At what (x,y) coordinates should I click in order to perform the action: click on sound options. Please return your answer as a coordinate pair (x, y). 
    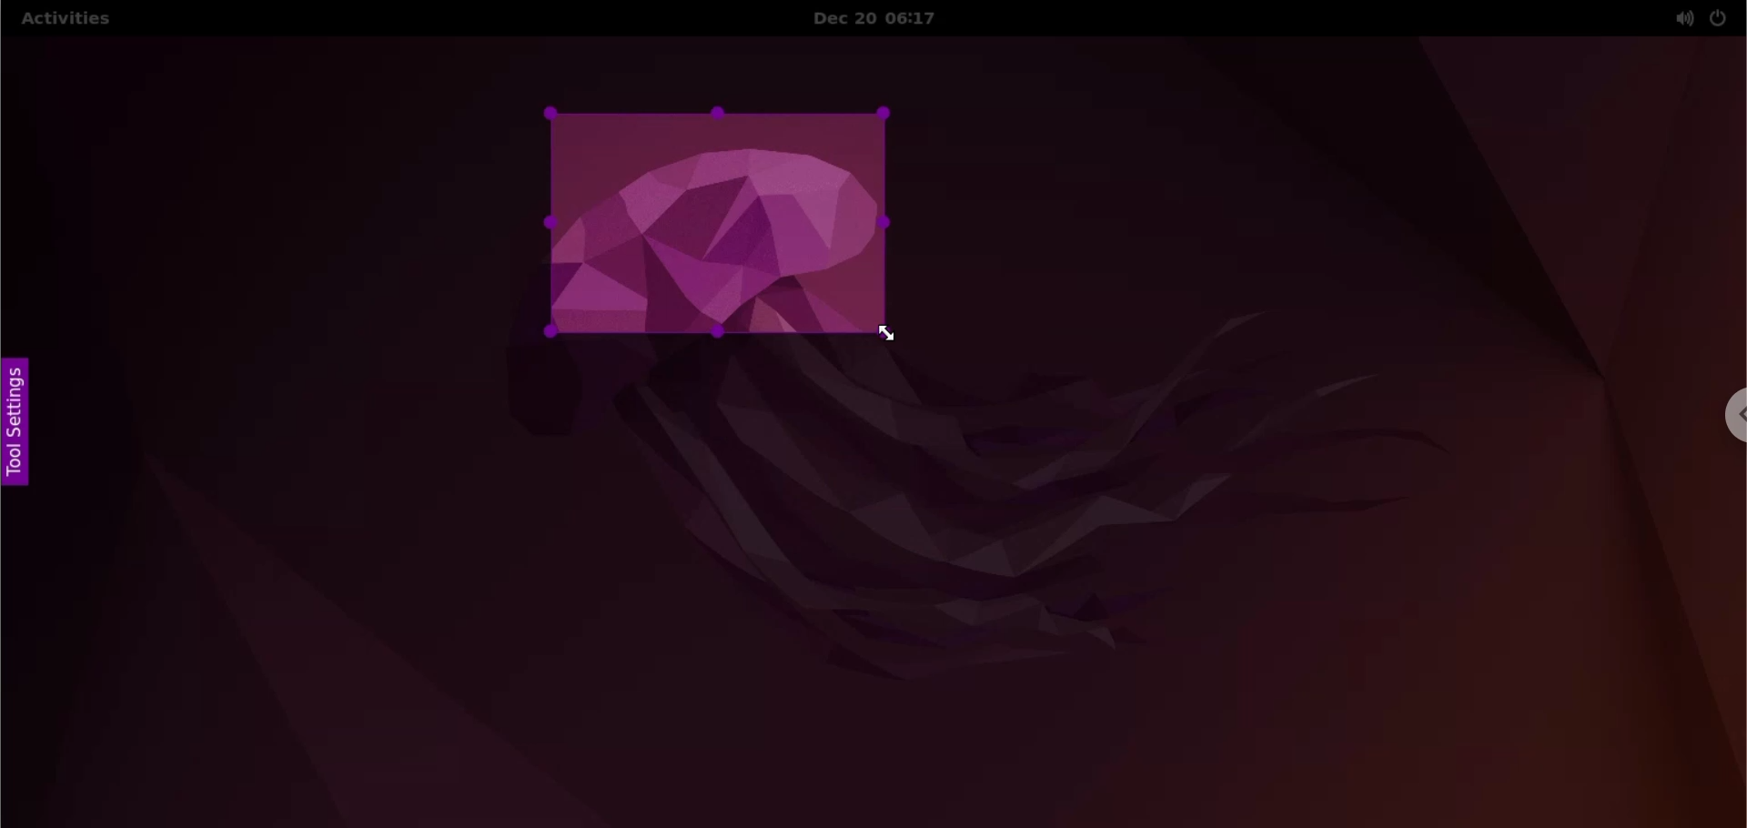
    Looking at the image, I should click on (1680, 18).